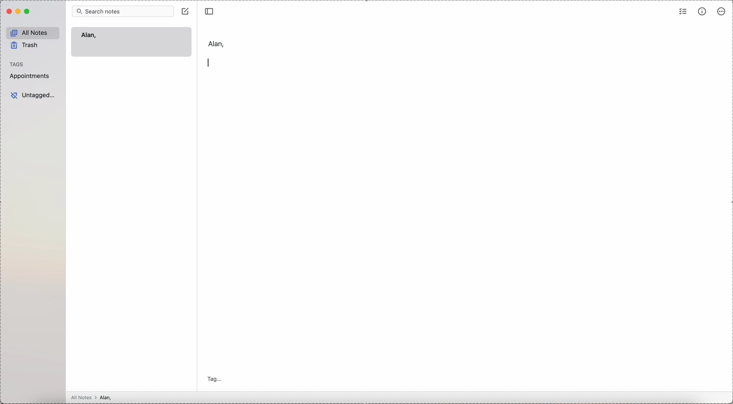 This screenshot has height=404, width=733. Describe the element at coordinates (28, 12) in the screenshot. I see `maximize` at that location.